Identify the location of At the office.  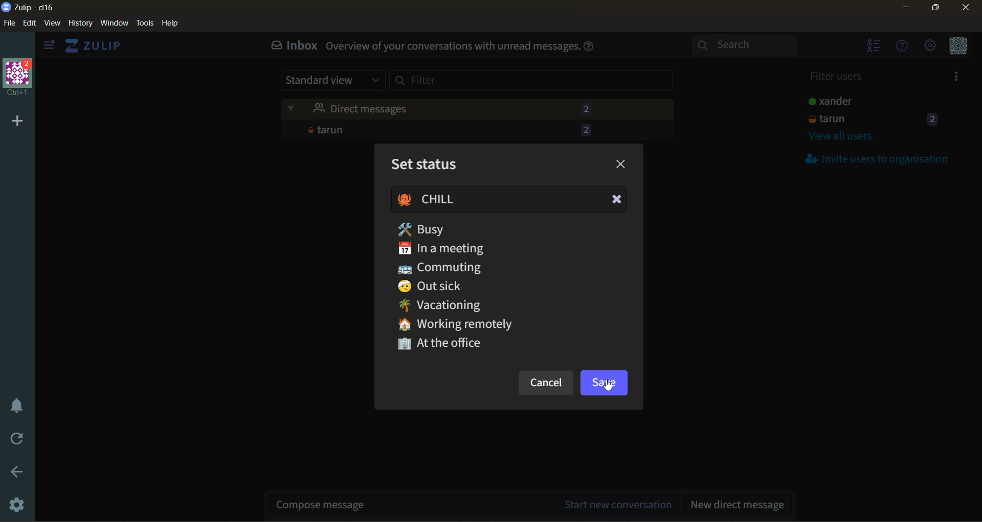
(446, 348).